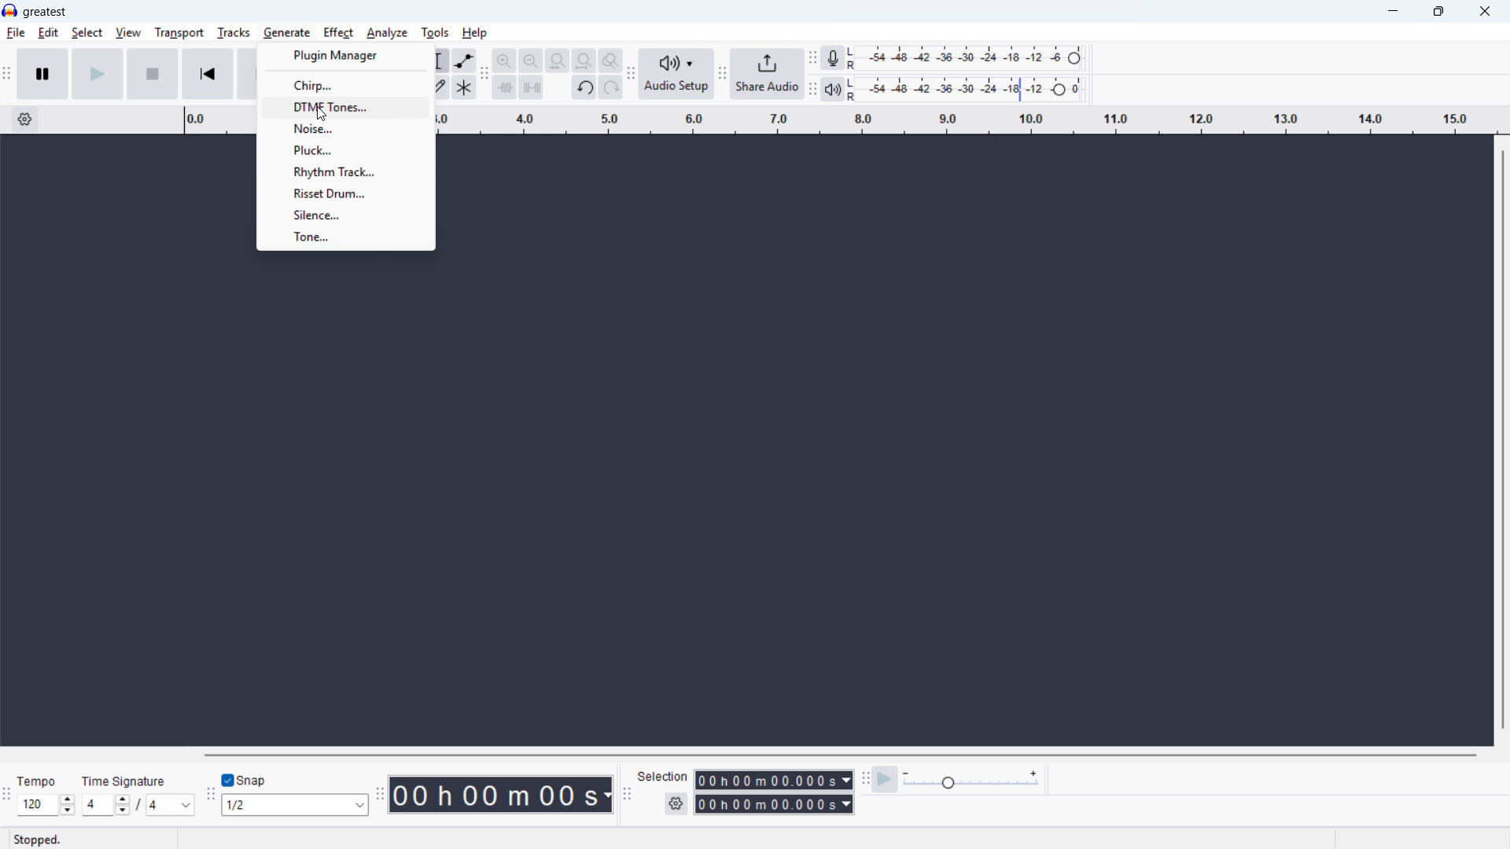  Describe the element at coordinates (208, 73) in the screenshot. I see `skip to start` at that location.